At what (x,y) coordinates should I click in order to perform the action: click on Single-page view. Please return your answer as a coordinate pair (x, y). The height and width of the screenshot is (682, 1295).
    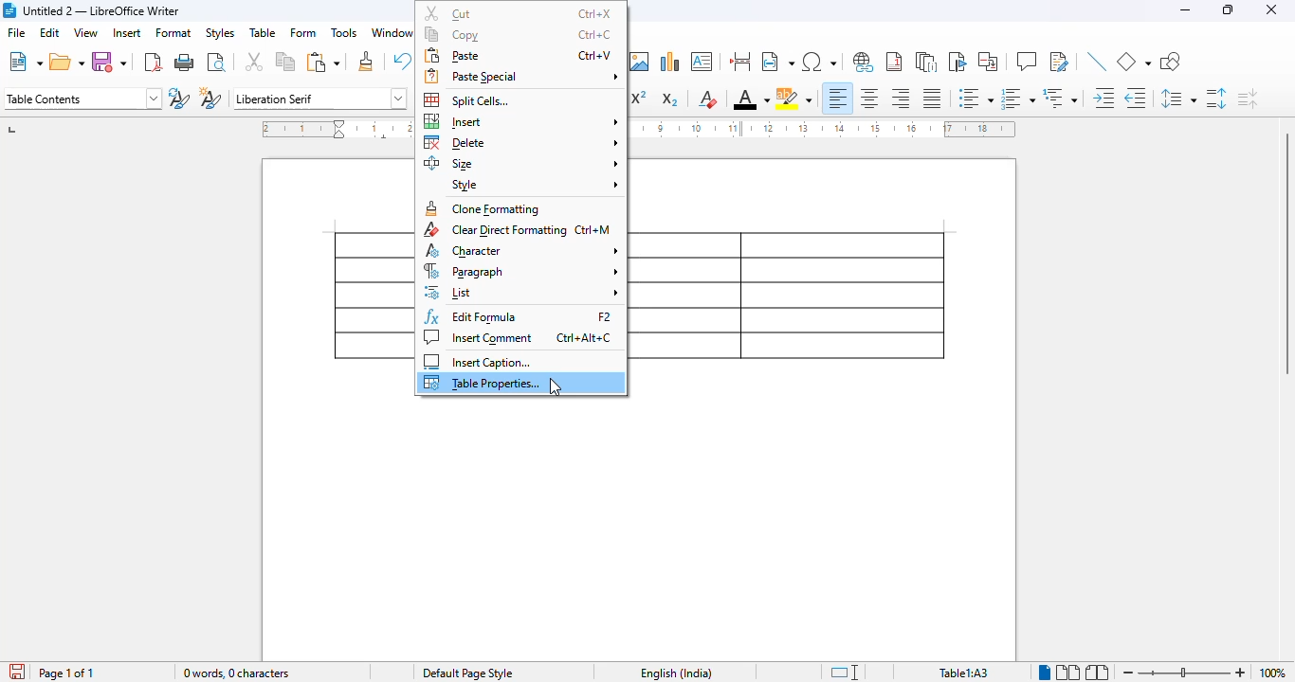
    Looking at the image, I should click on (1045, 673).